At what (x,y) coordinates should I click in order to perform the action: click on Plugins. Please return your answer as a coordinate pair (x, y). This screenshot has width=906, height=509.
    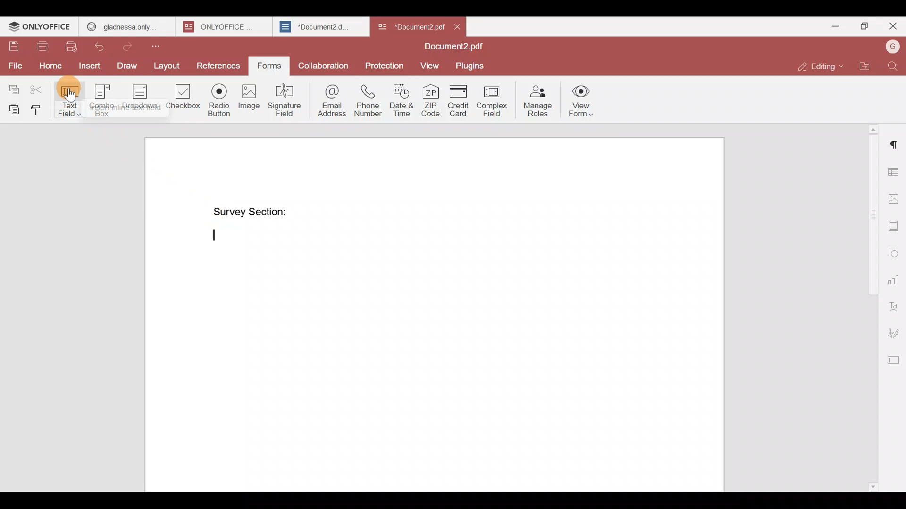
    Looking at the image, I should click on (470, 65).